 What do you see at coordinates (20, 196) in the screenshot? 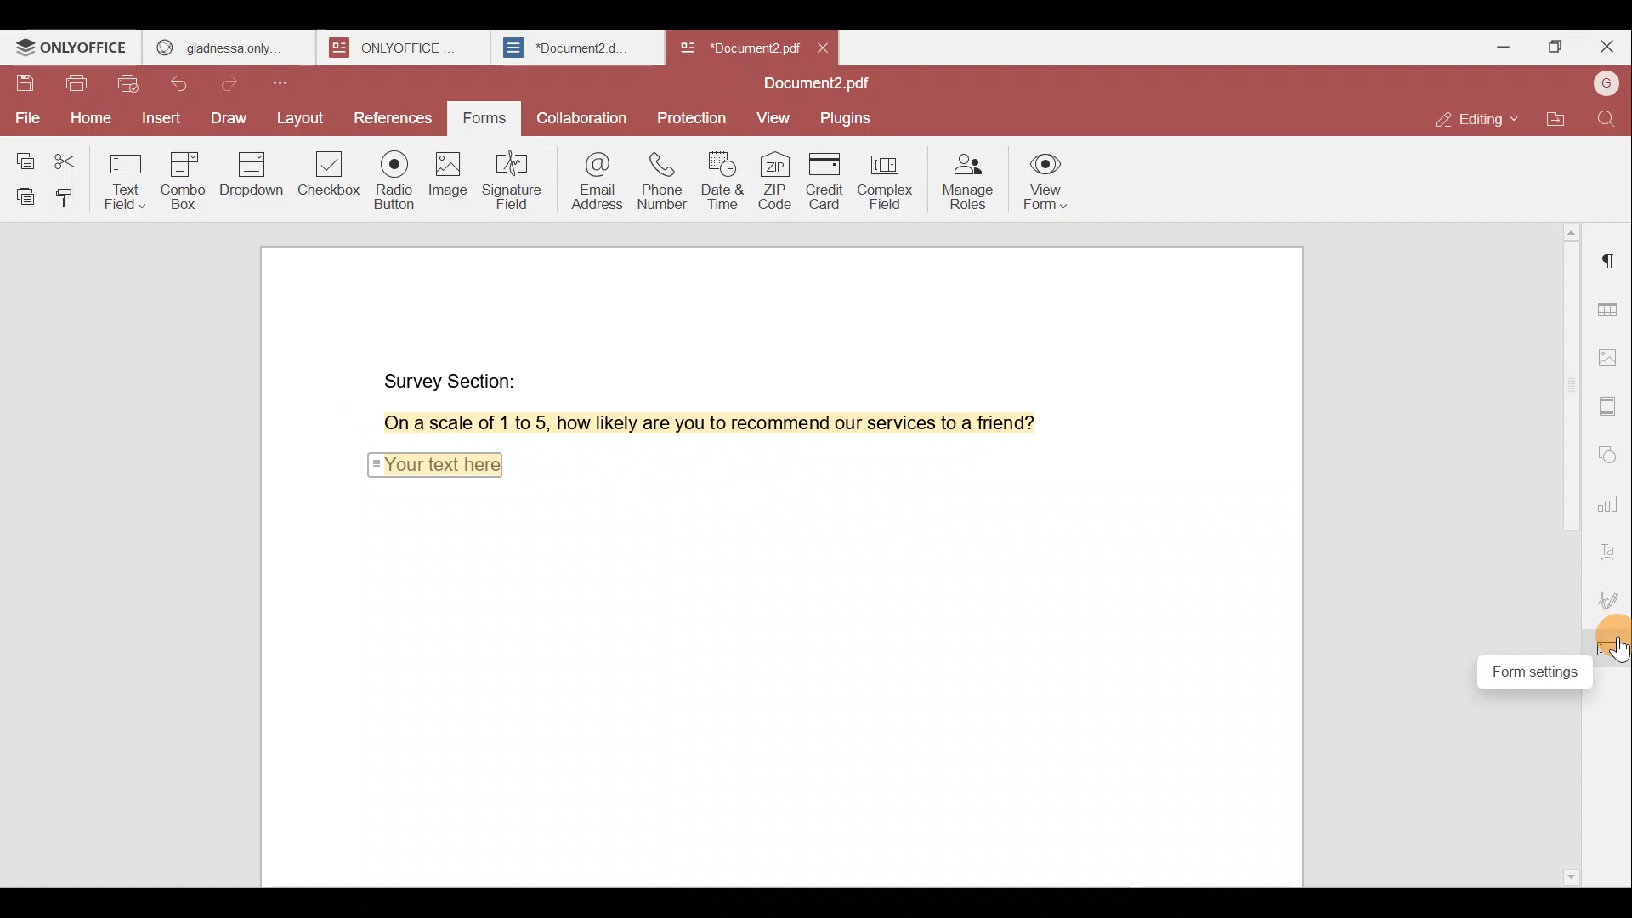
I see `Paste` at bounding box center [20, 196].